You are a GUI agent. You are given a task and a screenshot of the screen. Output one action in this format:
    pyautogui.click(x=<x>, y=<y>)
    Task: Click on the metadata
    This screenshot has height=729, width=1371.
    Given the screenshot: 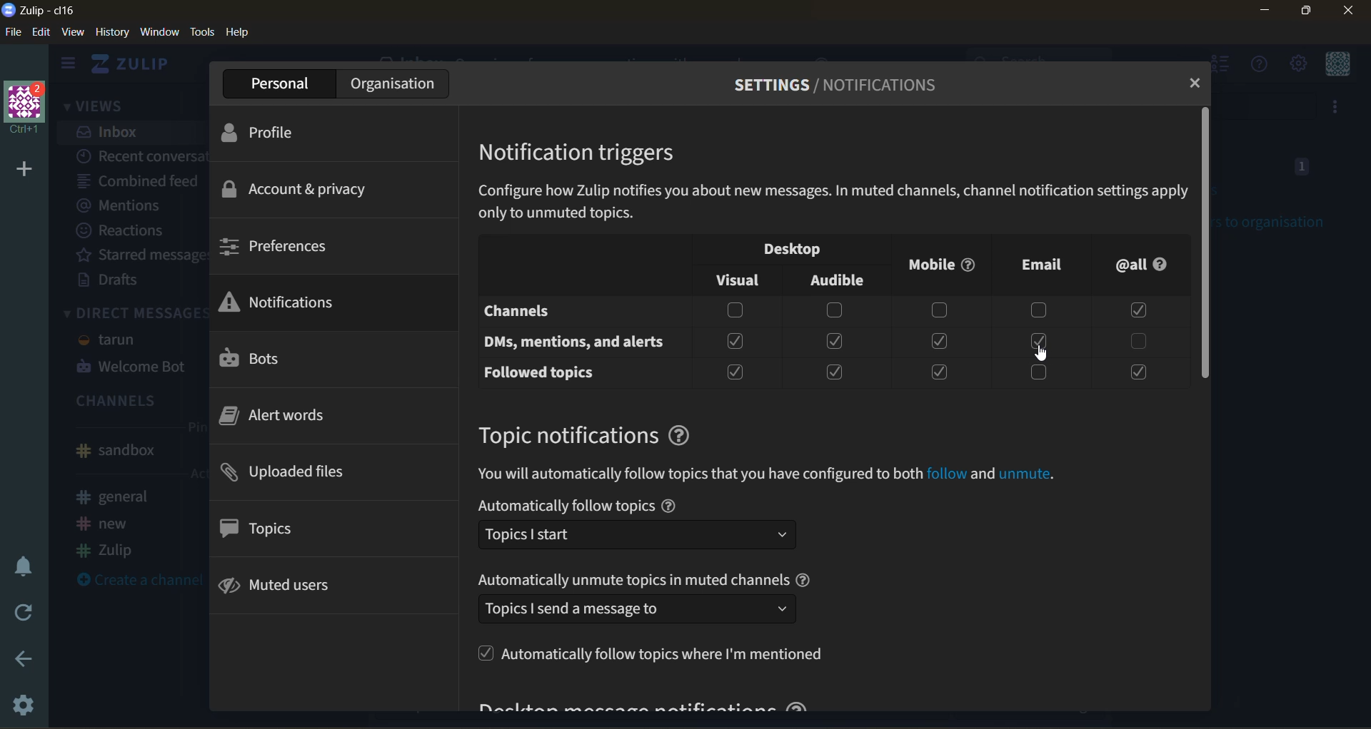 What is the action you would take?
    pyautogui.click(x=833, y=204)
    